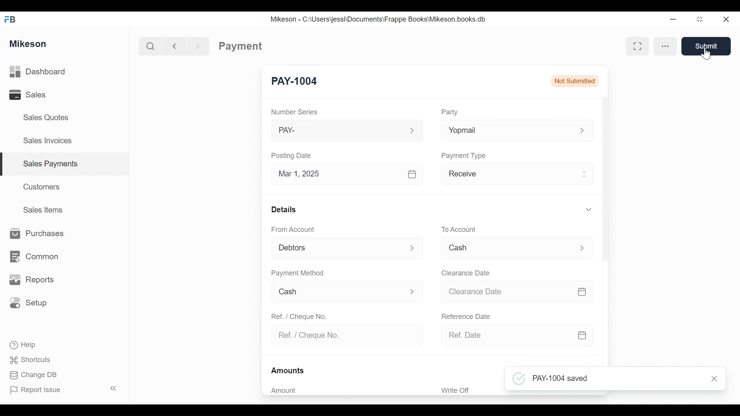  I want to click on Posting Date, so click(296, 156).